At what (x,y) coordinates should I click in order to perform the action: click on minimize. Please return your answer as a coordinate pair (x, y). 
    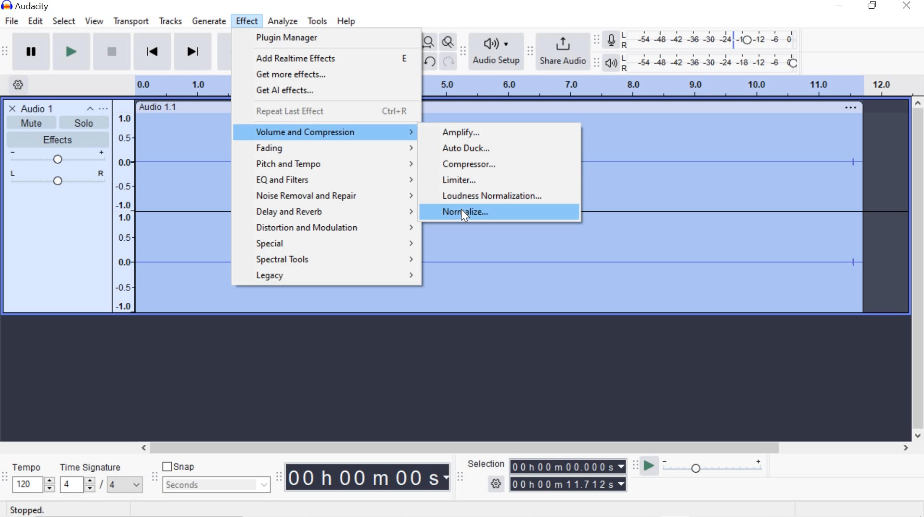
    Looking at the image, I should click on (840, 7).